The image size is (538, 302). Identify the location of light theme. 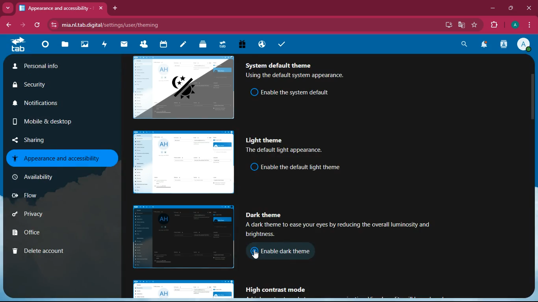
(266, 140).